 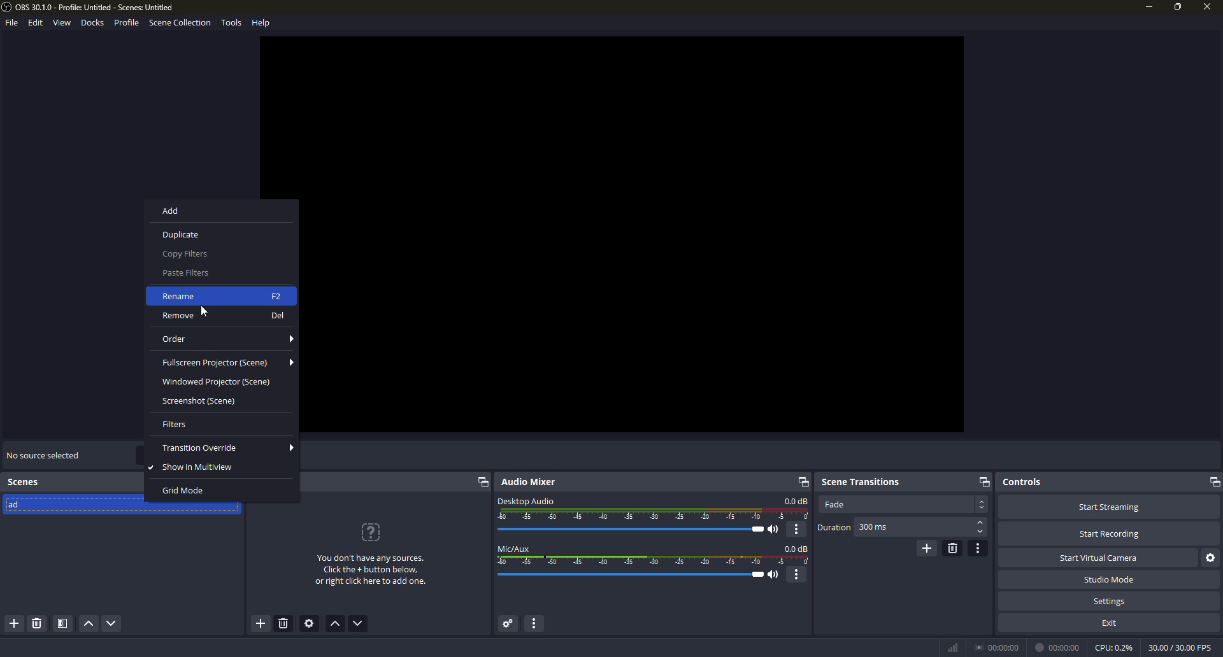 What do you see at coordinates (801, 481) in the screenshot?
I see `expand` at bounding box center [801, 481].